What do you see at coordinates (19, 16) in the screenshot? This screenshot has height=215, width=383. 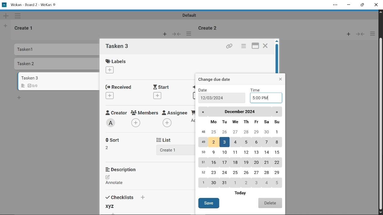 I see `More` at bounding box center [19, 16].